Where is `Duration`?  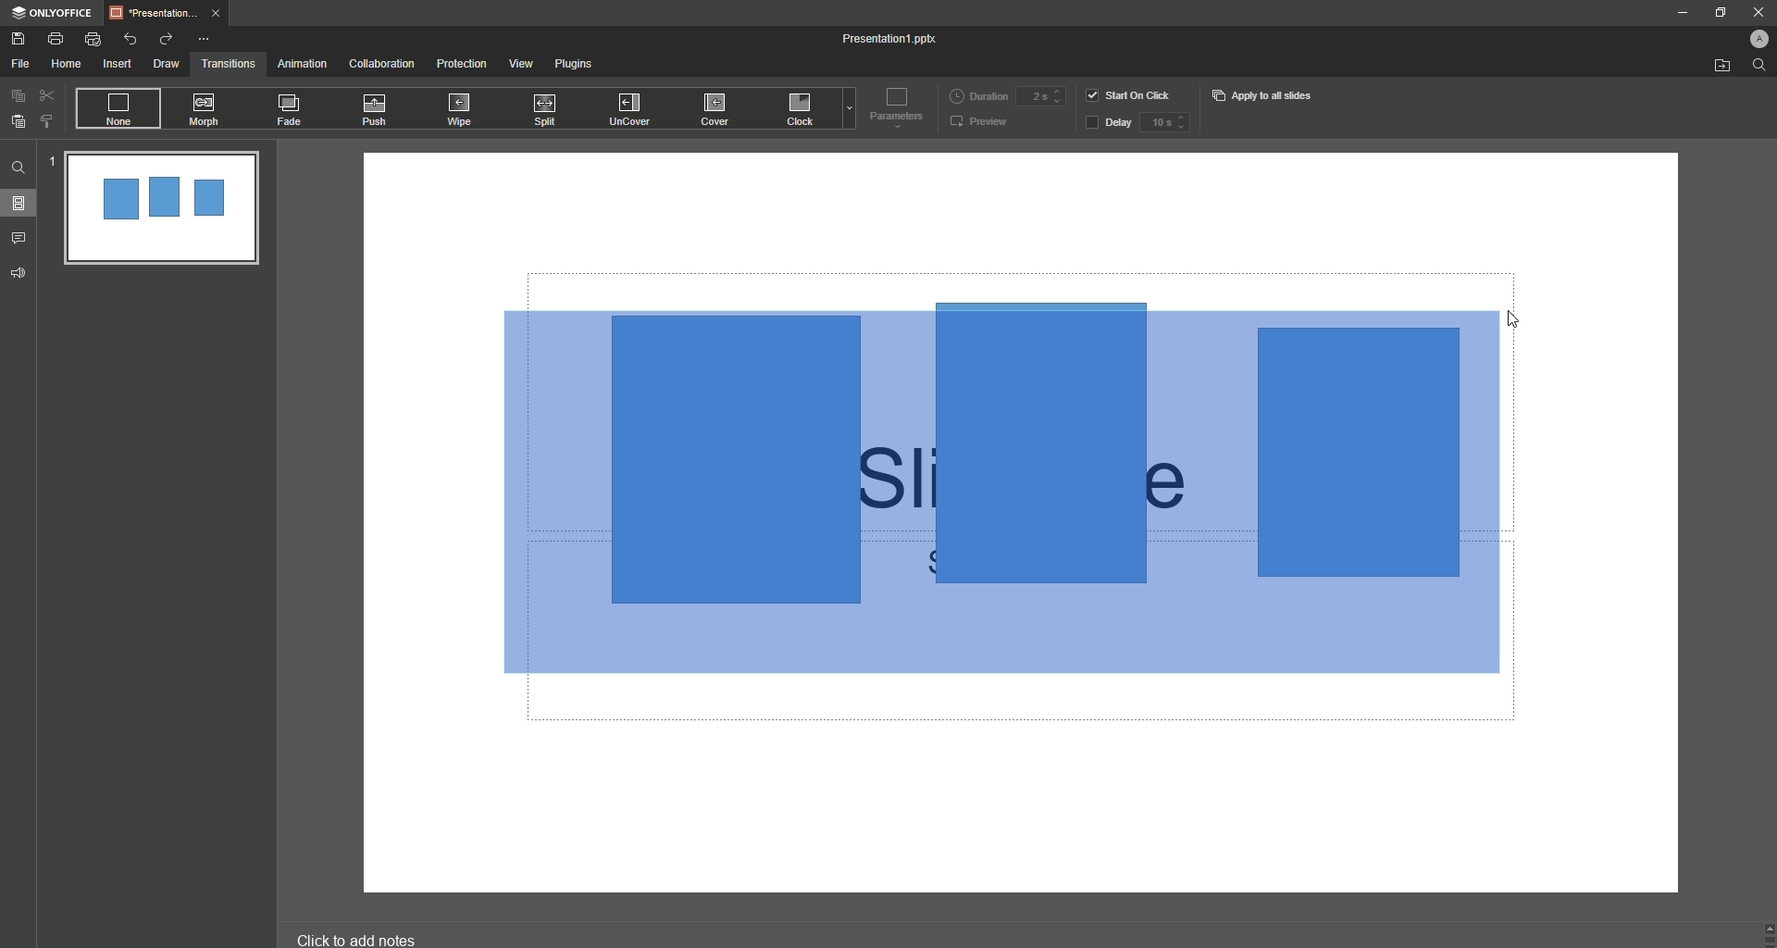 Duration is located at coordinates (978, 94).